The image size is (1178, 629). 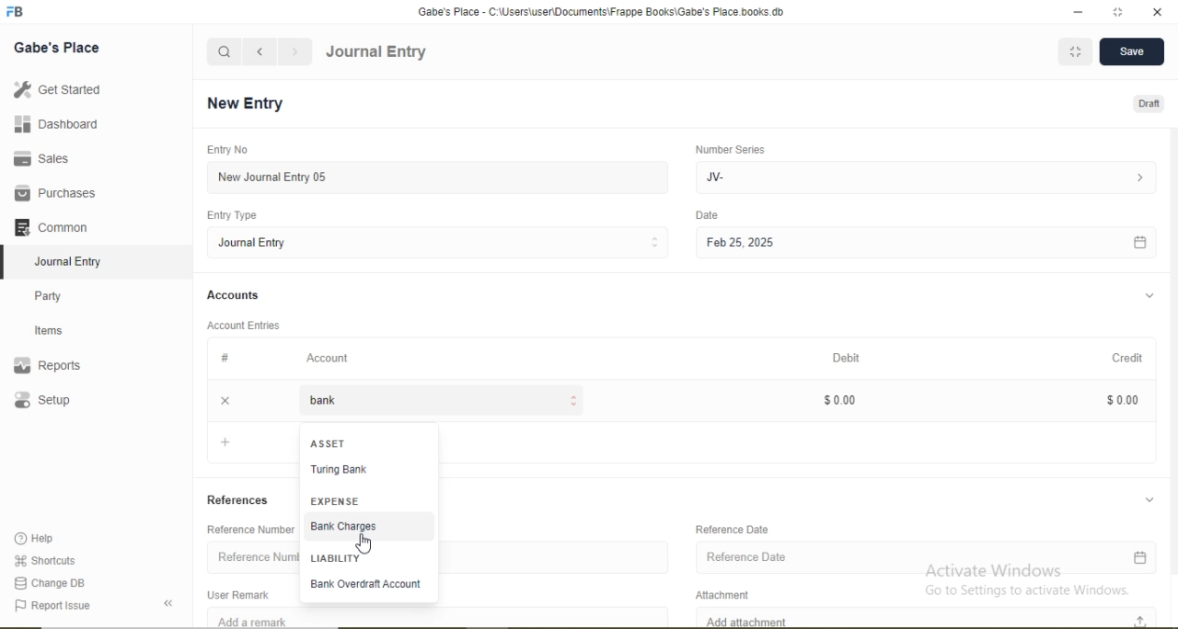 I want to click on Accounts., so click(x=234, y=295).